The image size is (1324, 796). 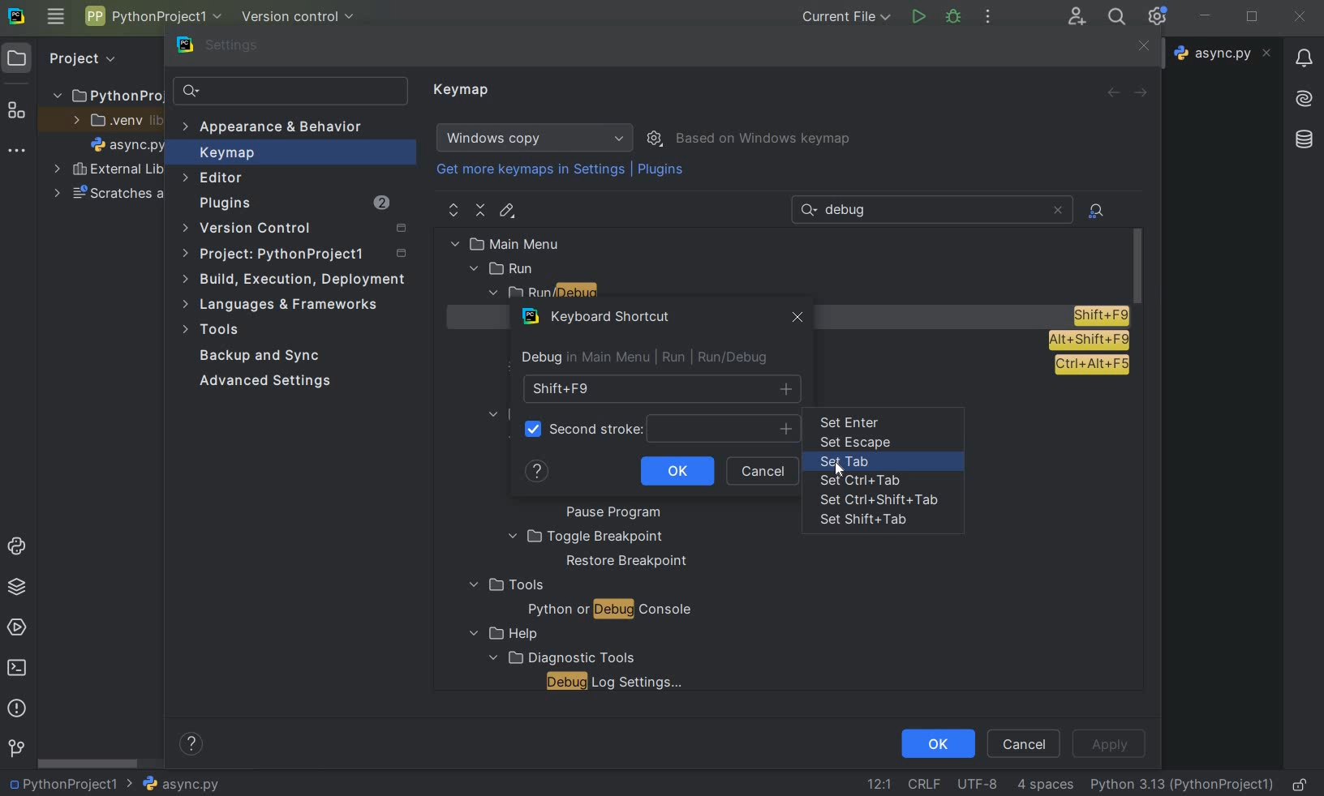 What do you see at coordinates (628, 562) in the screenshot?
I see `restore breakpoint` at bounding box center [628, 562].